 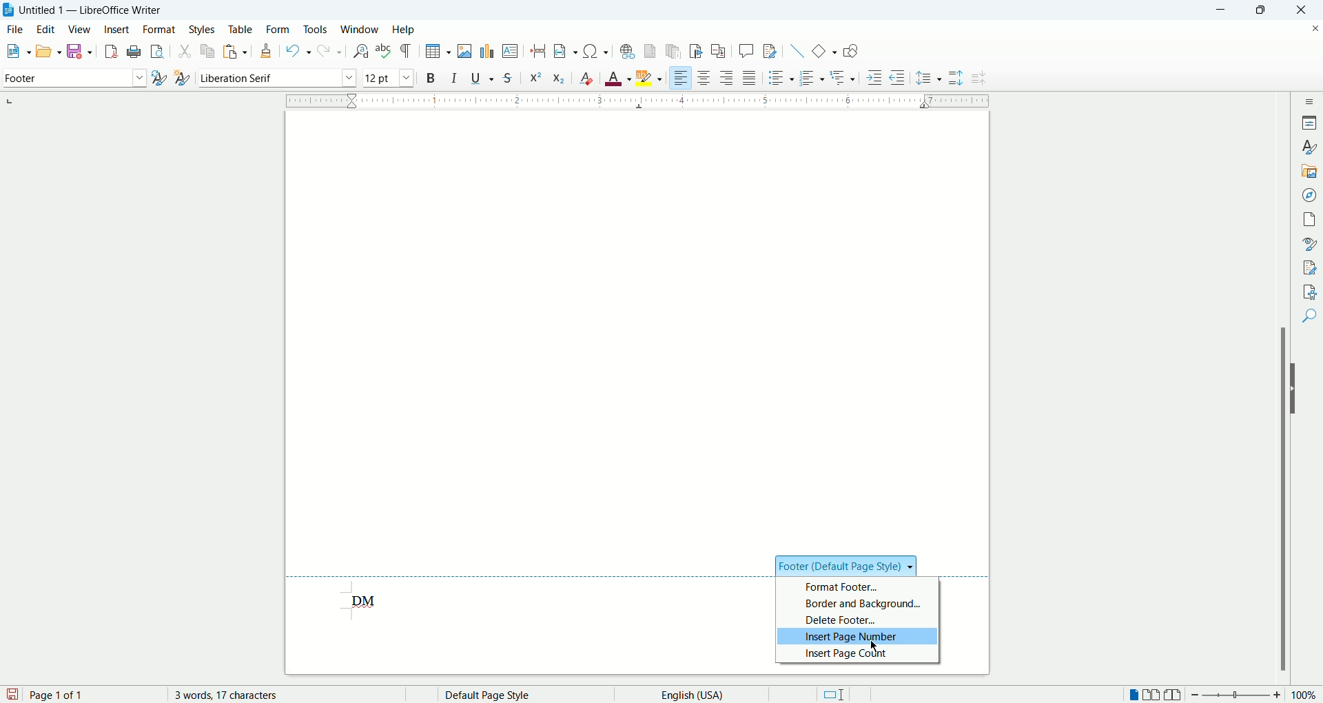 I want to click on navigator, so click(x=1311, y=194).